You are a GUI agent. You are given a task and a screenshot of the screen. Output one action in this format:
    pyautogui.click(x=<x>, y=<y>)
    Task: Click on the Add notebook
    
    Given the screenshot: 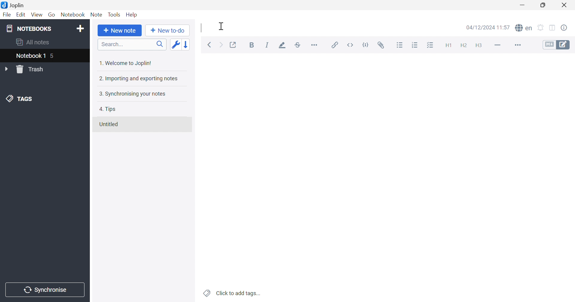 What is the action you would take?
    pyautogui.click(x=81, y=29)
    